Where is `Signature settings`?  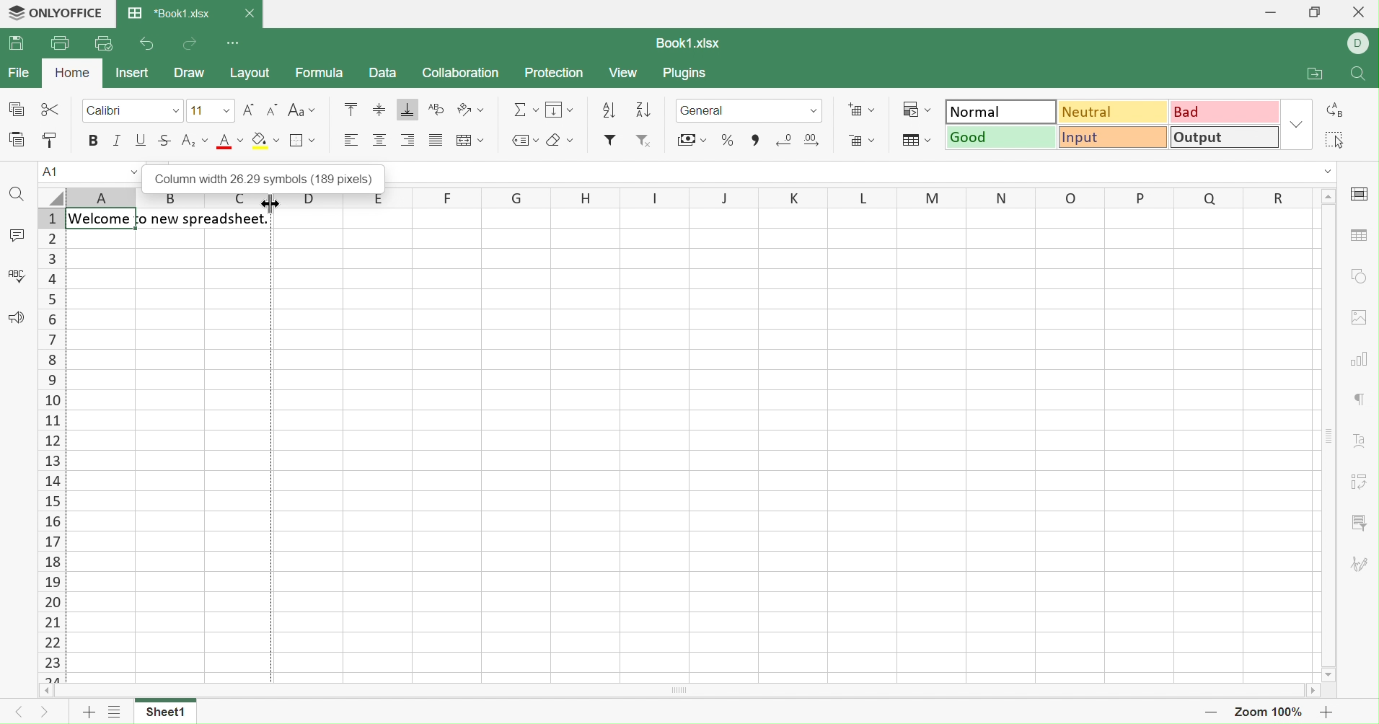
Signature settings is located at coordinates (1360, 566).